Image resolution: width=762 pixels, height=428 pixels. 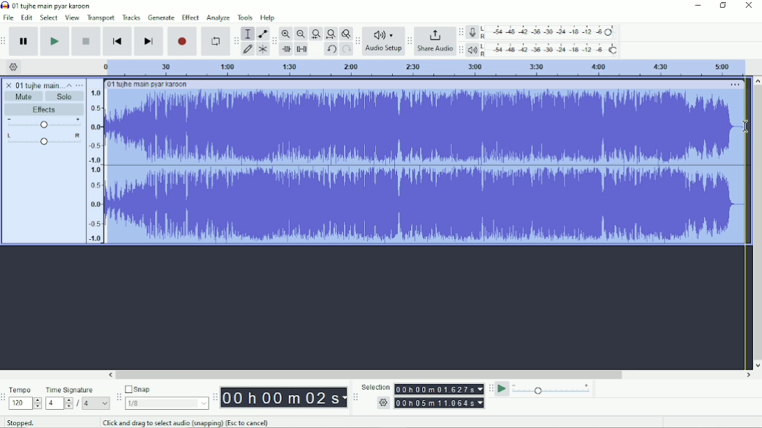 I want to click on Record meter, so click(x=541, y=32).